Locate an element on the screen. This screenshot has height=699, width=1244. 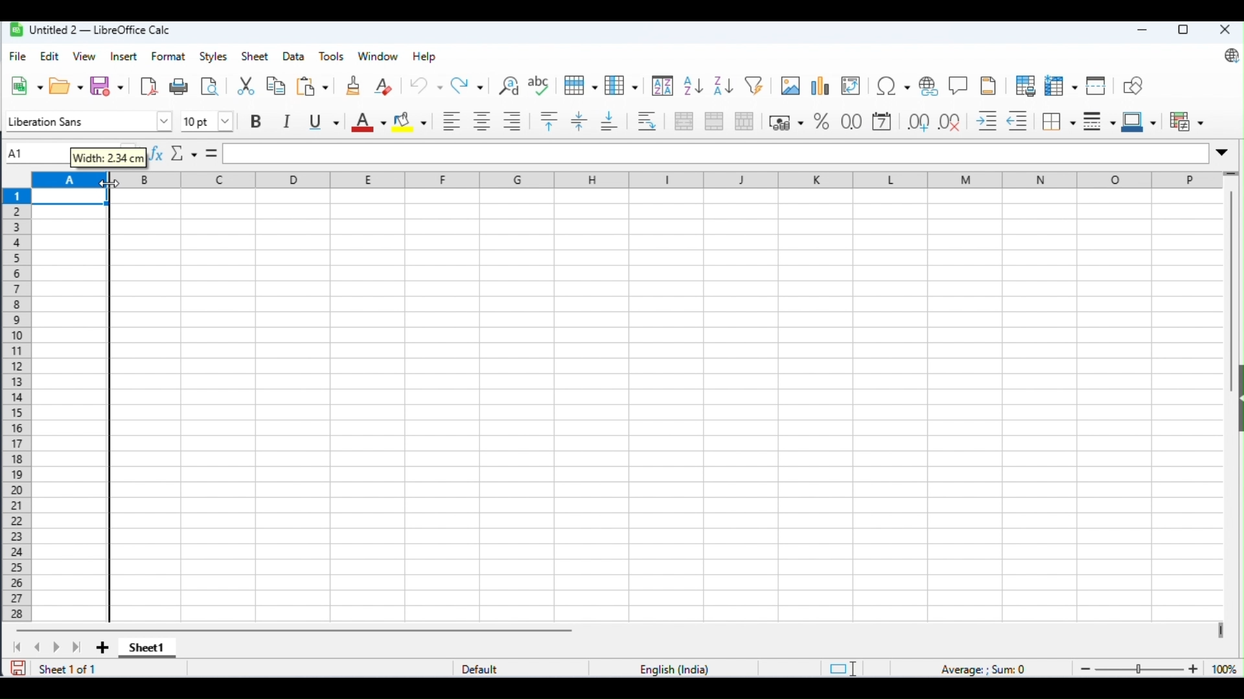
insert or edit pivot table is located at coordinates (851, 87).